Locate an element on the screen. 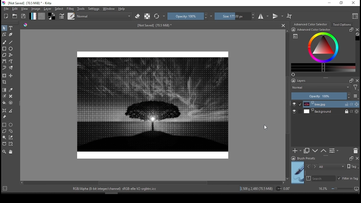 This screenshot has width=361, height=203. text tool is located at coordinates (11, 28).